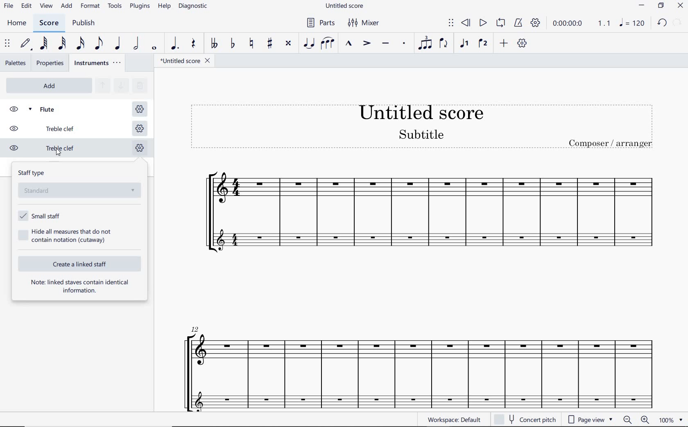 This screenshot has height=427, width=688. Describe the element at coordinates (364, 24) in the screenshot. I see `MIXER` at that location.